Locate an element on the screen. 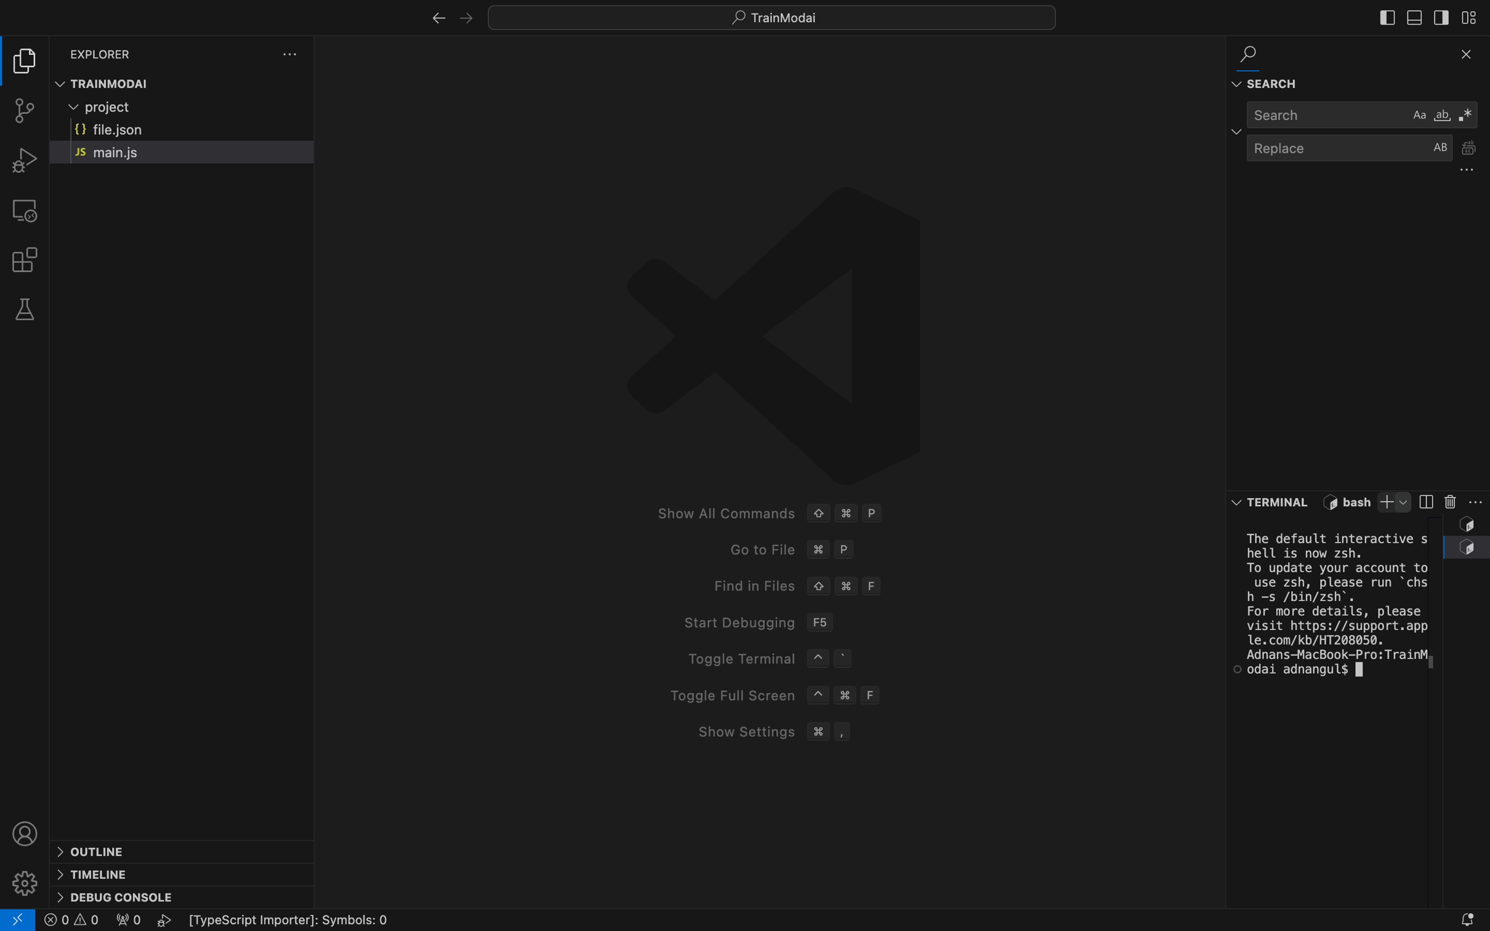 This screenshot has height=931, width=1490. sidebar at bottom is located at coordinates (1411, 17).